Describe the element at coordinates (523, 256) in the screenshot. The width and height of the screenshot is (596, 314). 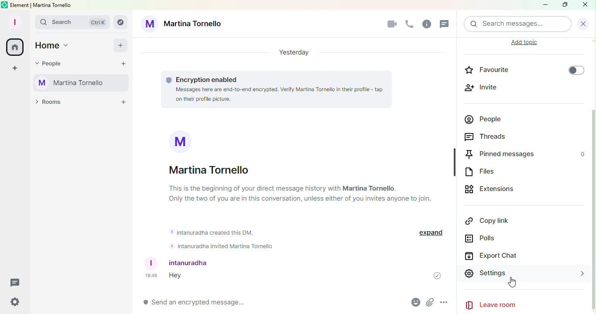
I see `Export Chat` at that location.